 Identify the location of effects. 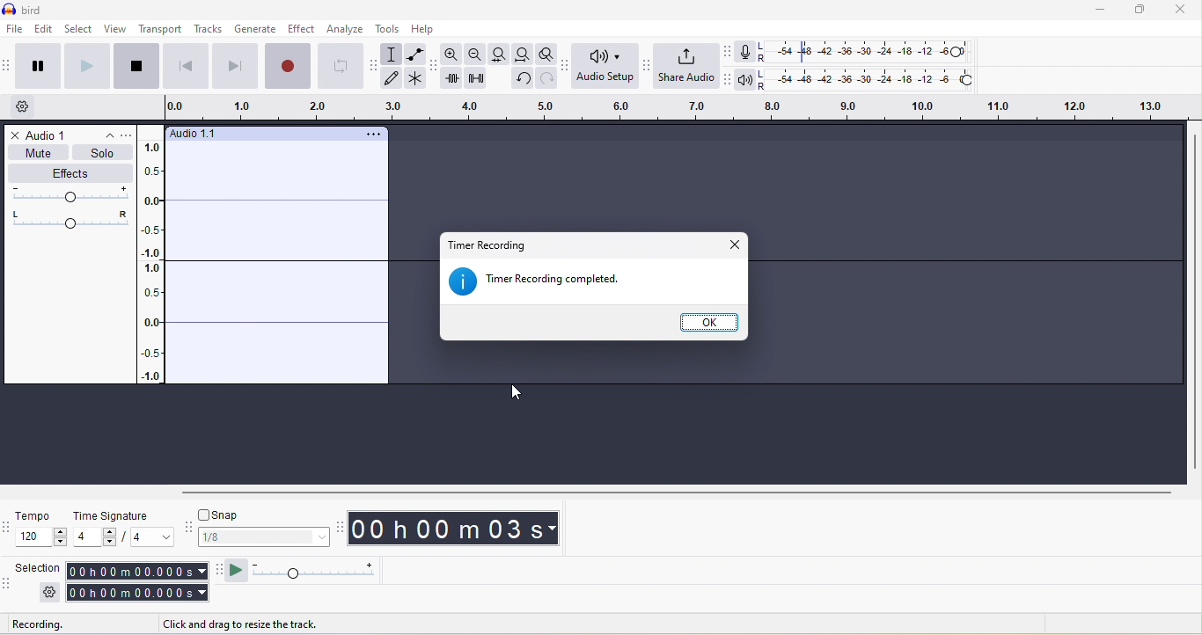
(70, 173).